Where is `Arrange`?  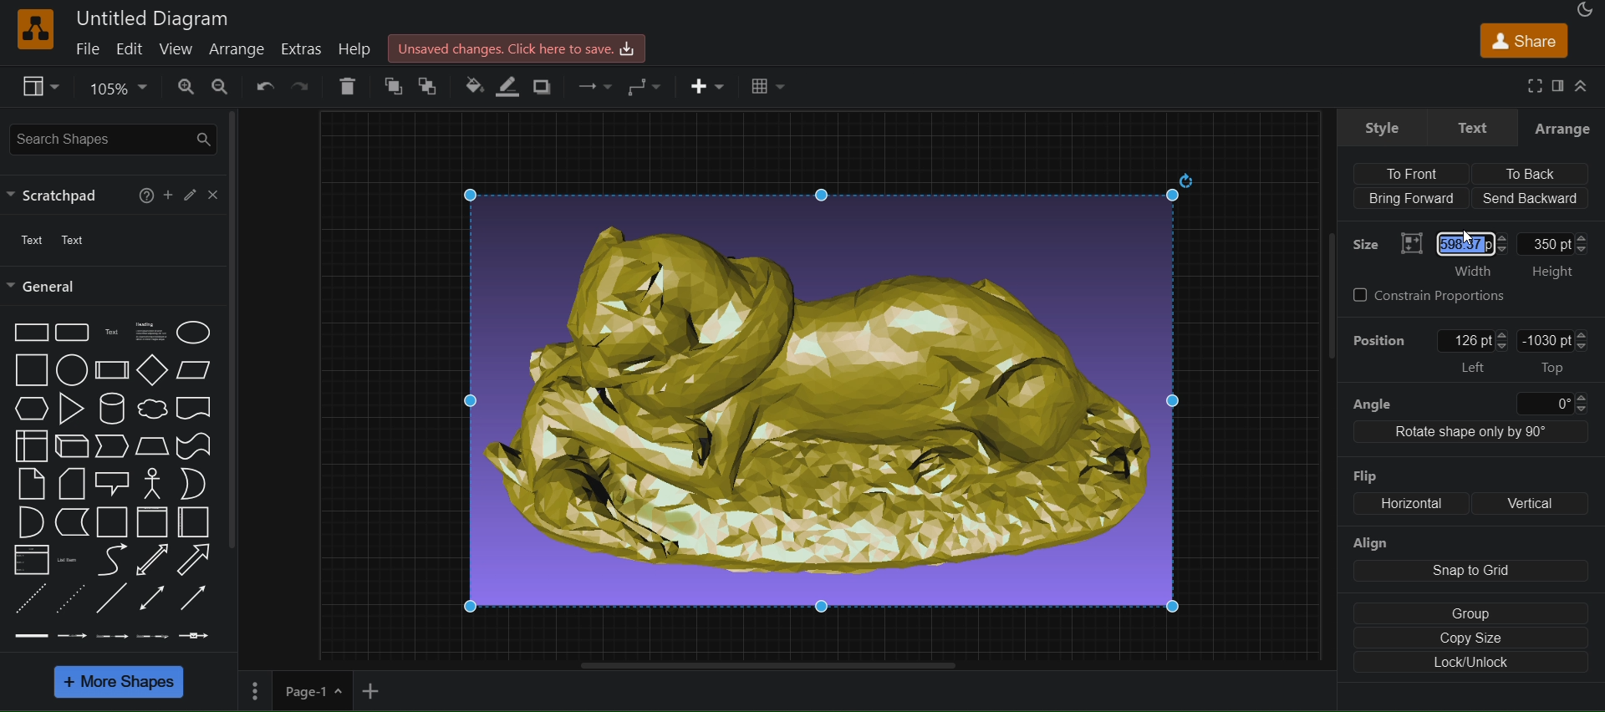
Arrange is located at coordinates (1563, 128).